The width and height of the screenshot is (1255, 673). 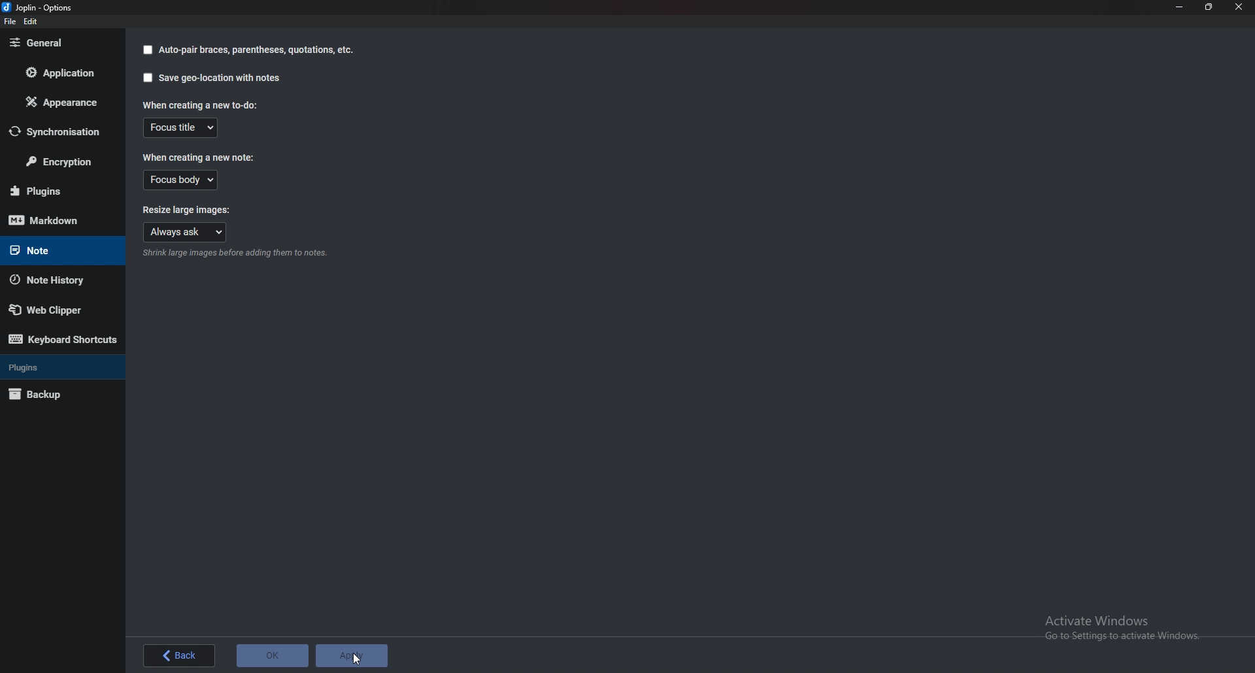 What do you see at coordinates (63, 342) in the screenshot?
I see `Keyboard shortcuts` at bounding box center [63, 342].